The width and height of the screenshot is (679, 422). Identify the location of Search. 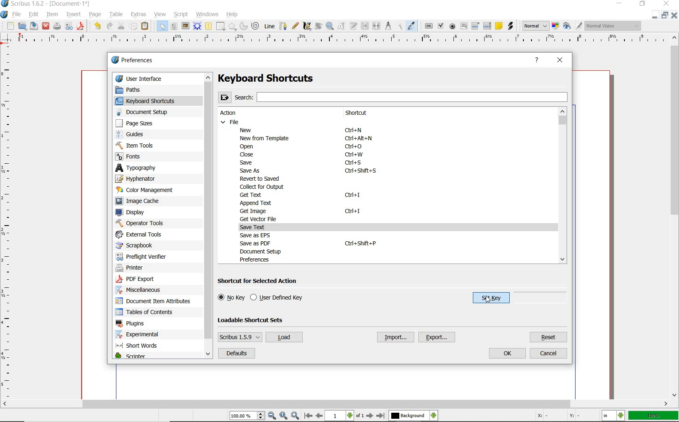
(393, 97).